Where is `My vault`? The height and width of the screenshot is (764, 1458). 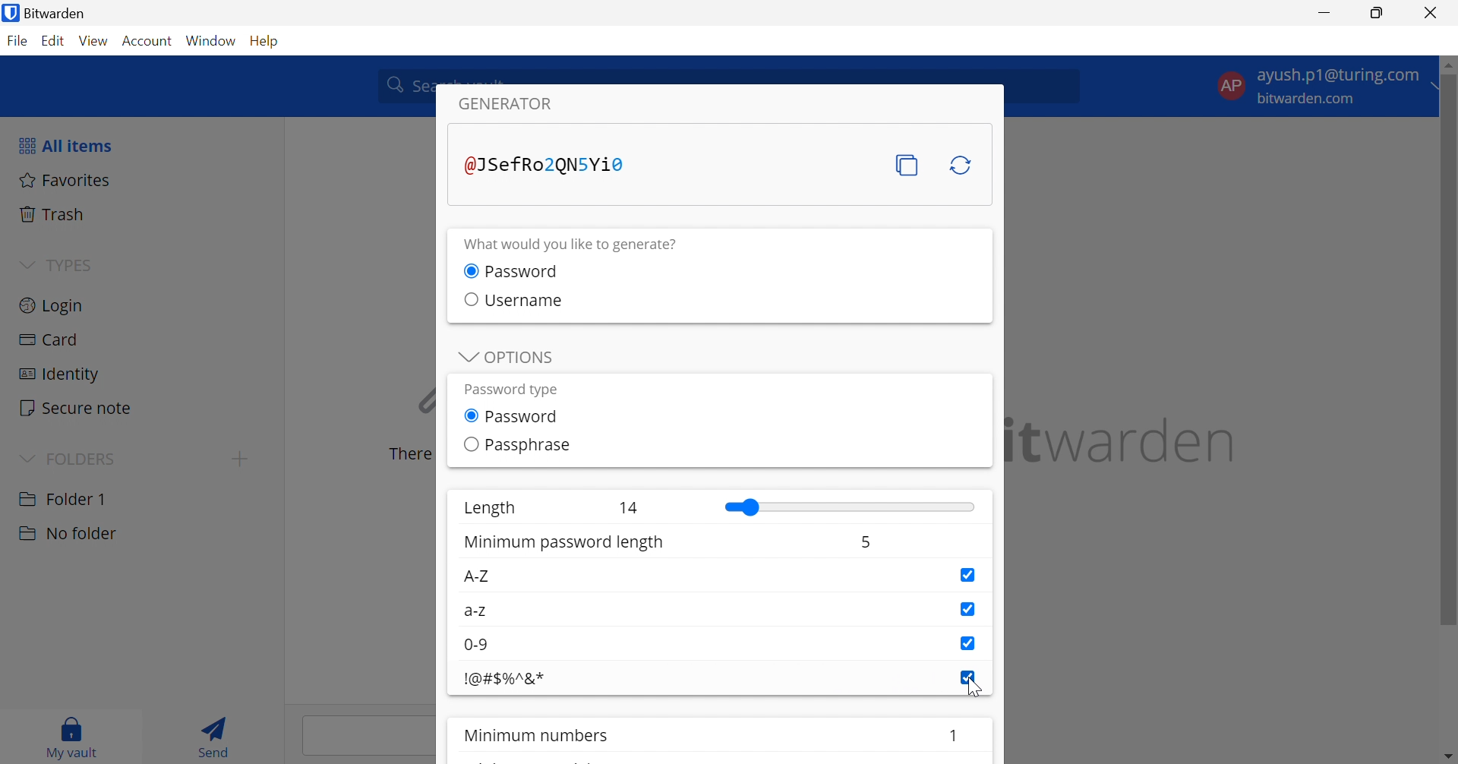
My vault is located at coordinates (77, 737).